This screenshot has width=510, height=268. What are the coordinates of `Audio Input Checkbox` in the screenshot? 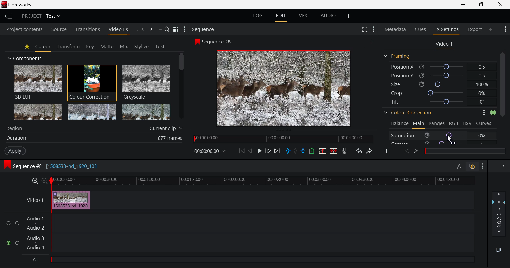 It's located at (8, 243).